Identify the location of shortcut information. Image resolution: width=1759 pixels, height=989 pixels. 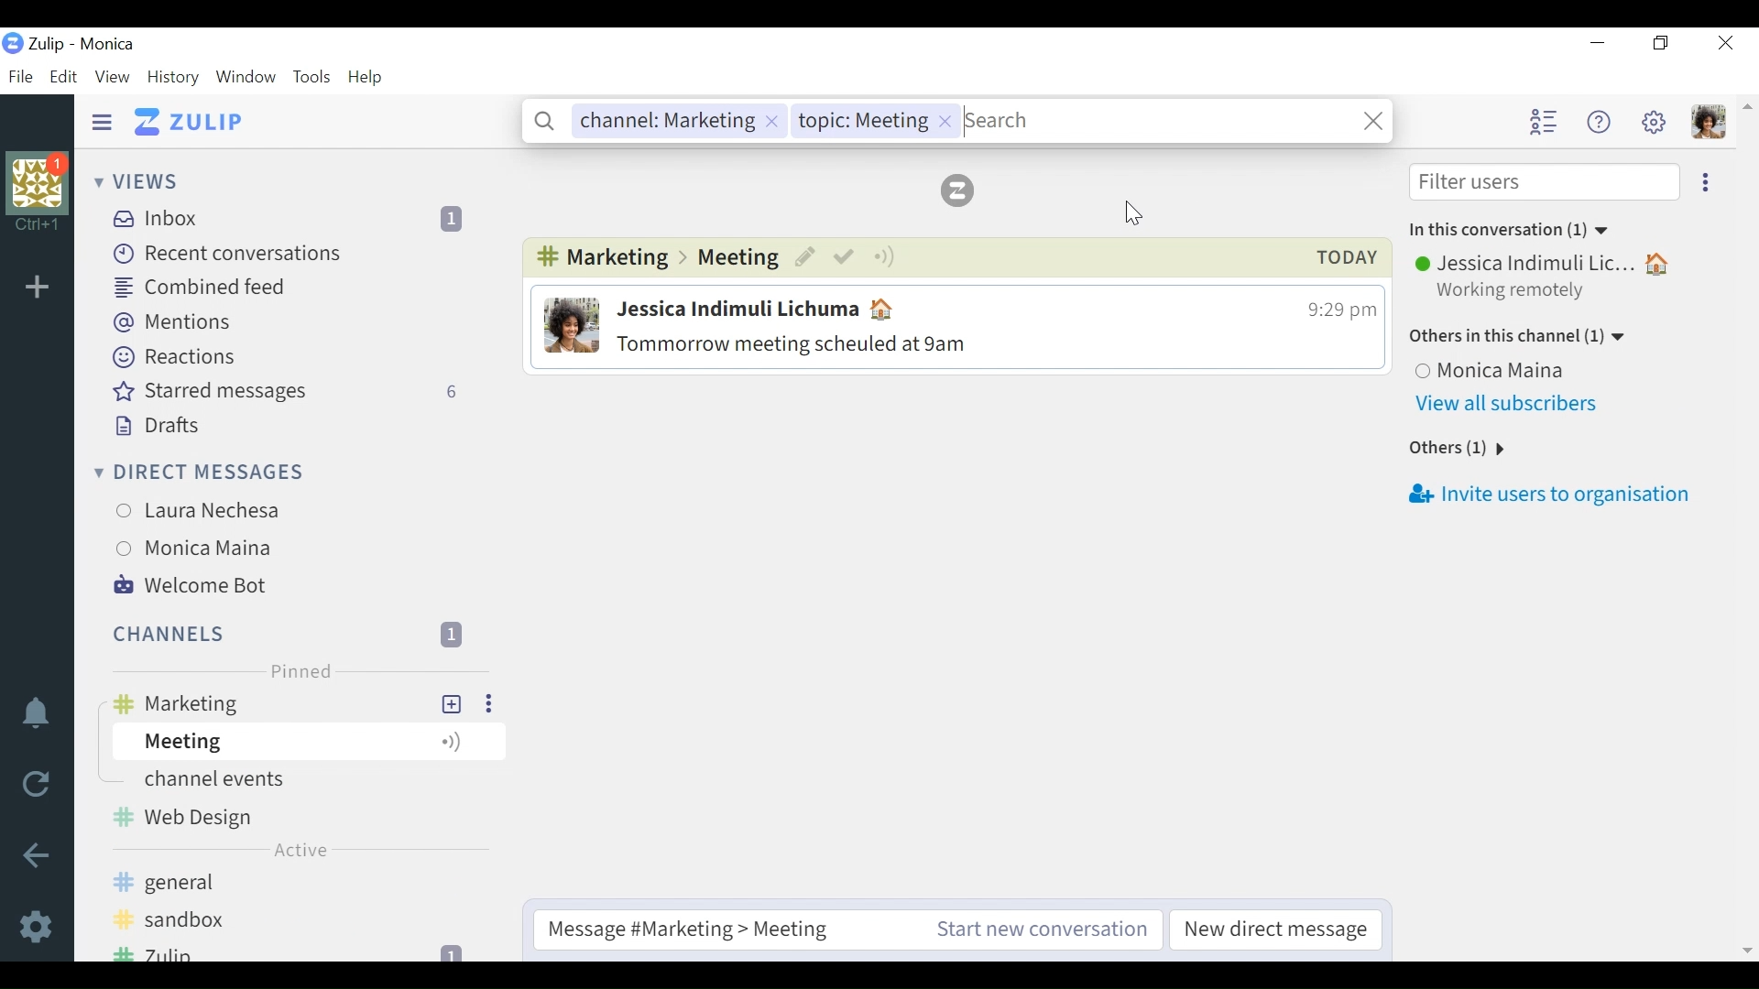
(36, 222).